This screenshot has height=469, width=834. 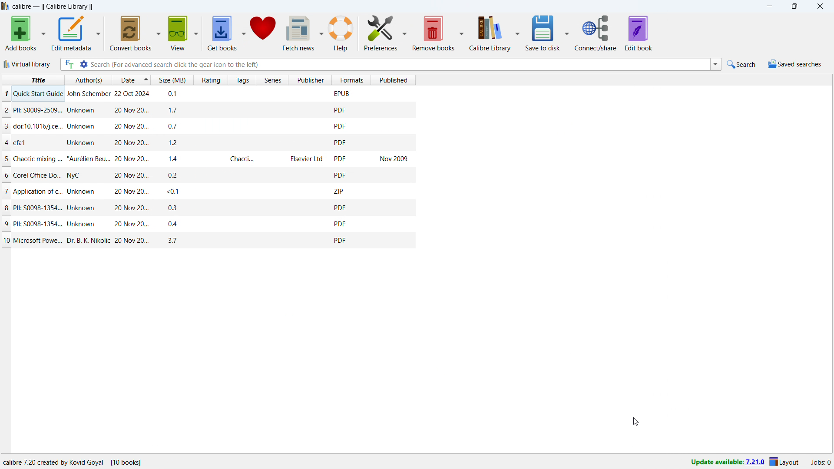 What do you see at coordinates (206, 156) in the screenshot?
I see `5 Chaotic mixing ... "Aurélien Beu... 20 Nov 20... 14 Chaoti... Elsevier Ltd Nov 2009` at bounding box center [206, 156].